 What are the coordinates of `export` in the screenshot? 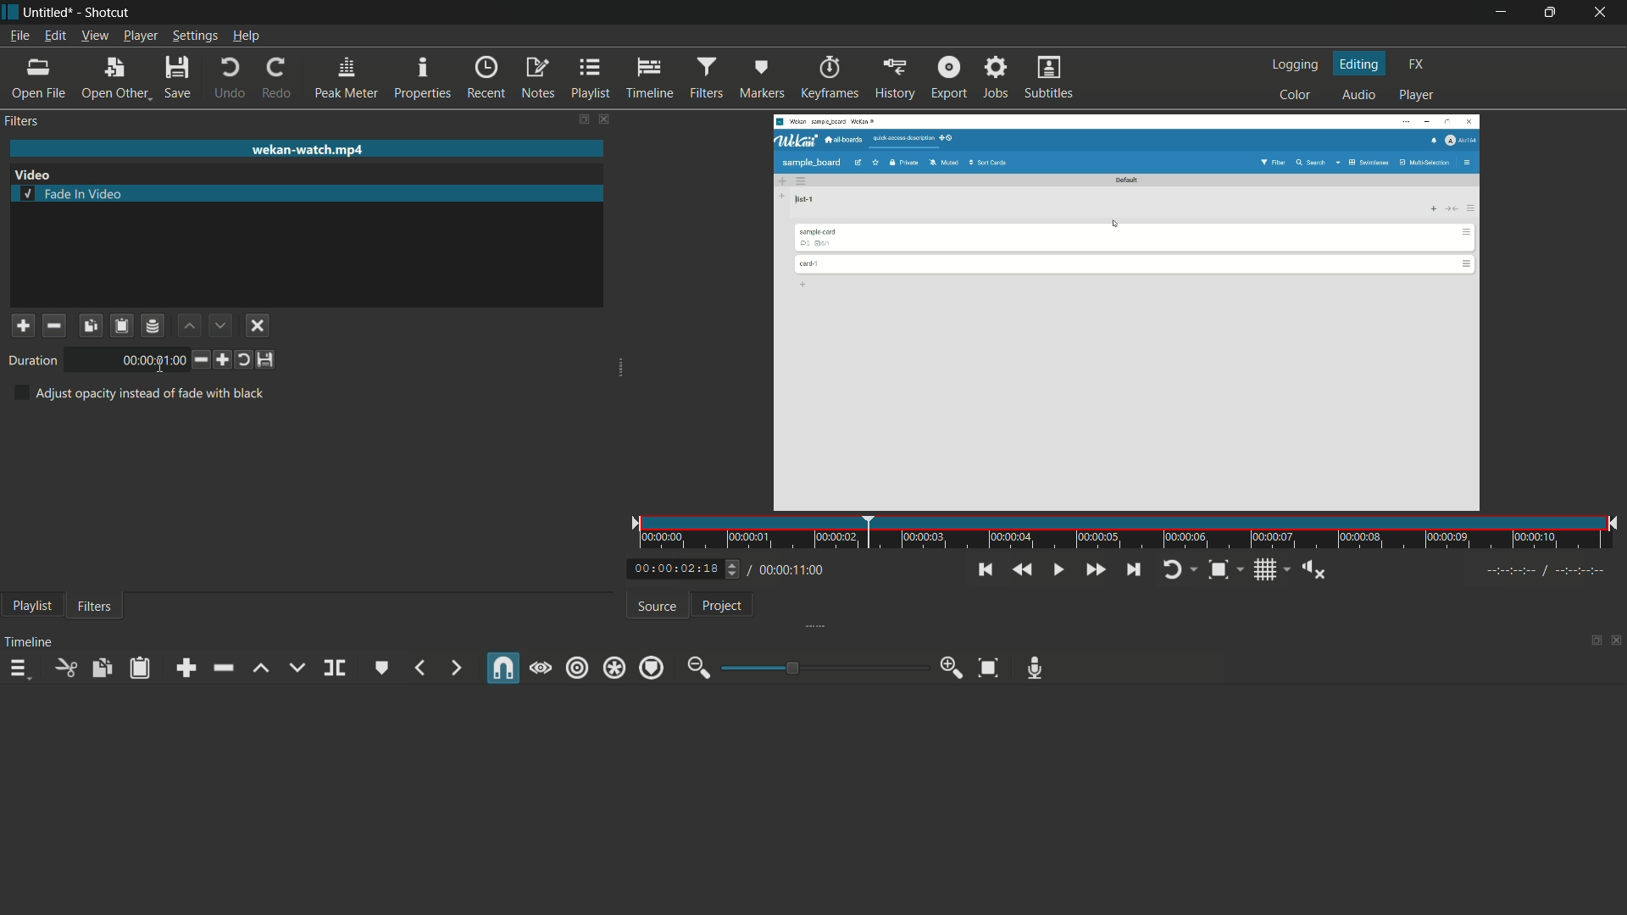 It's located at (949, 77).